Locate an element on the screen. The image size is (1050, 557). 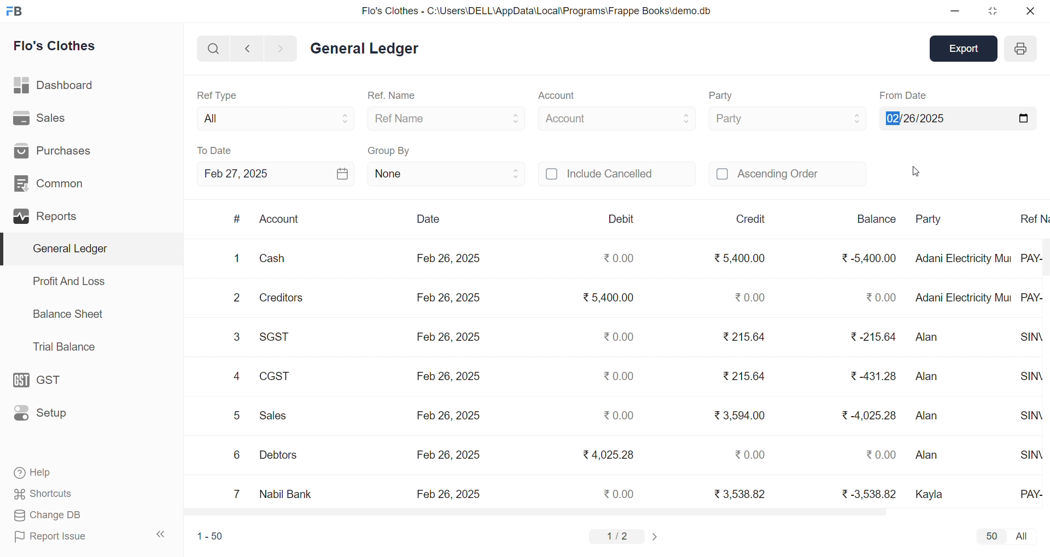
2 is located at coordinates (237, 297).